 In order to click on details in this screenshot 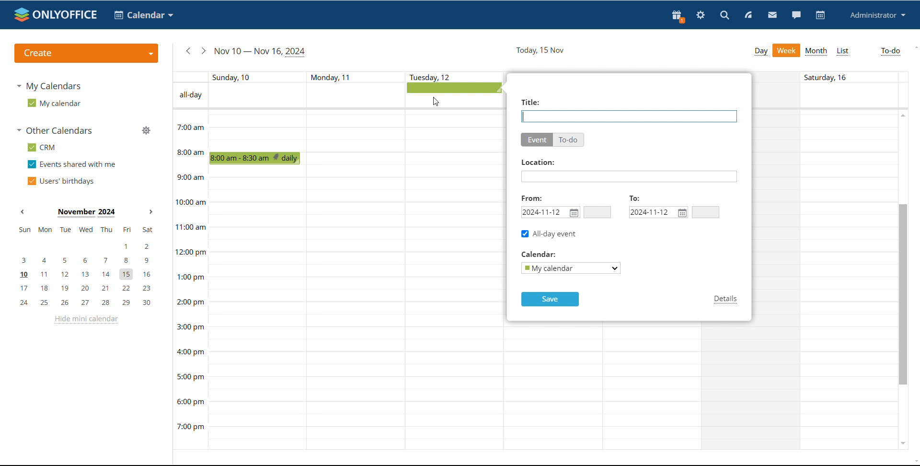, I will do `click(725, 300)`.